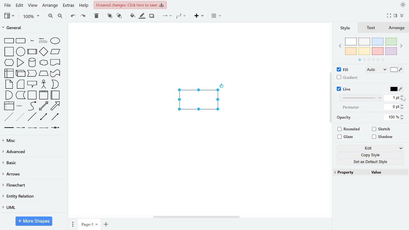 The width and height of the screenshot is (409, 230). What do you see at coordinates (20, 62) in the screenshot?
I see `general shapes` at bounding box center [20, 62].